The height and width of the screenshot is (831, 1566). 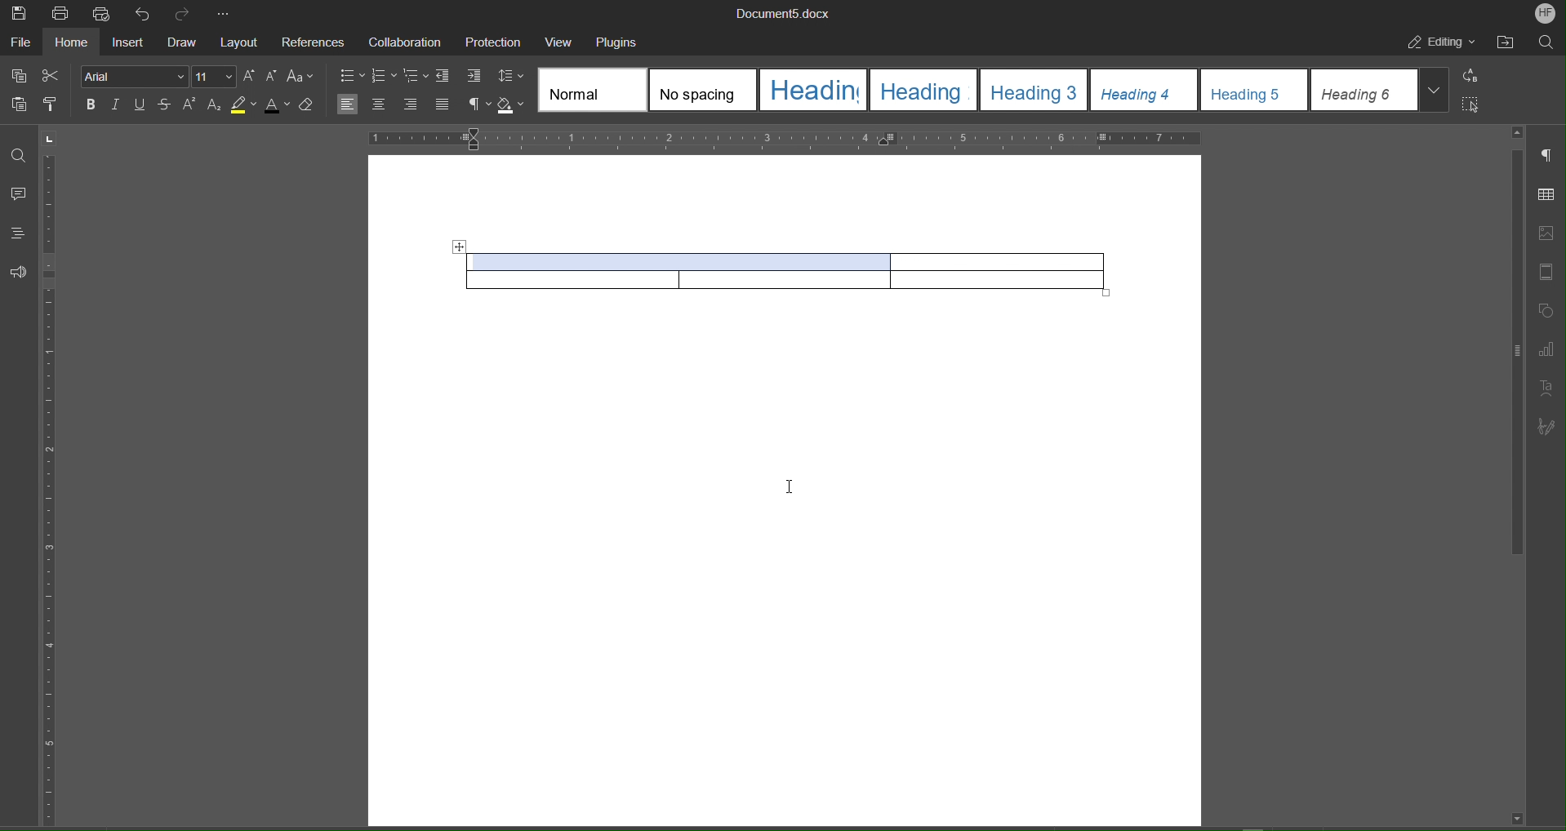 What do you see at coordinates (416, 77) in the screenshot?
I see `Multilevel list` at bounding box center [416, 77].